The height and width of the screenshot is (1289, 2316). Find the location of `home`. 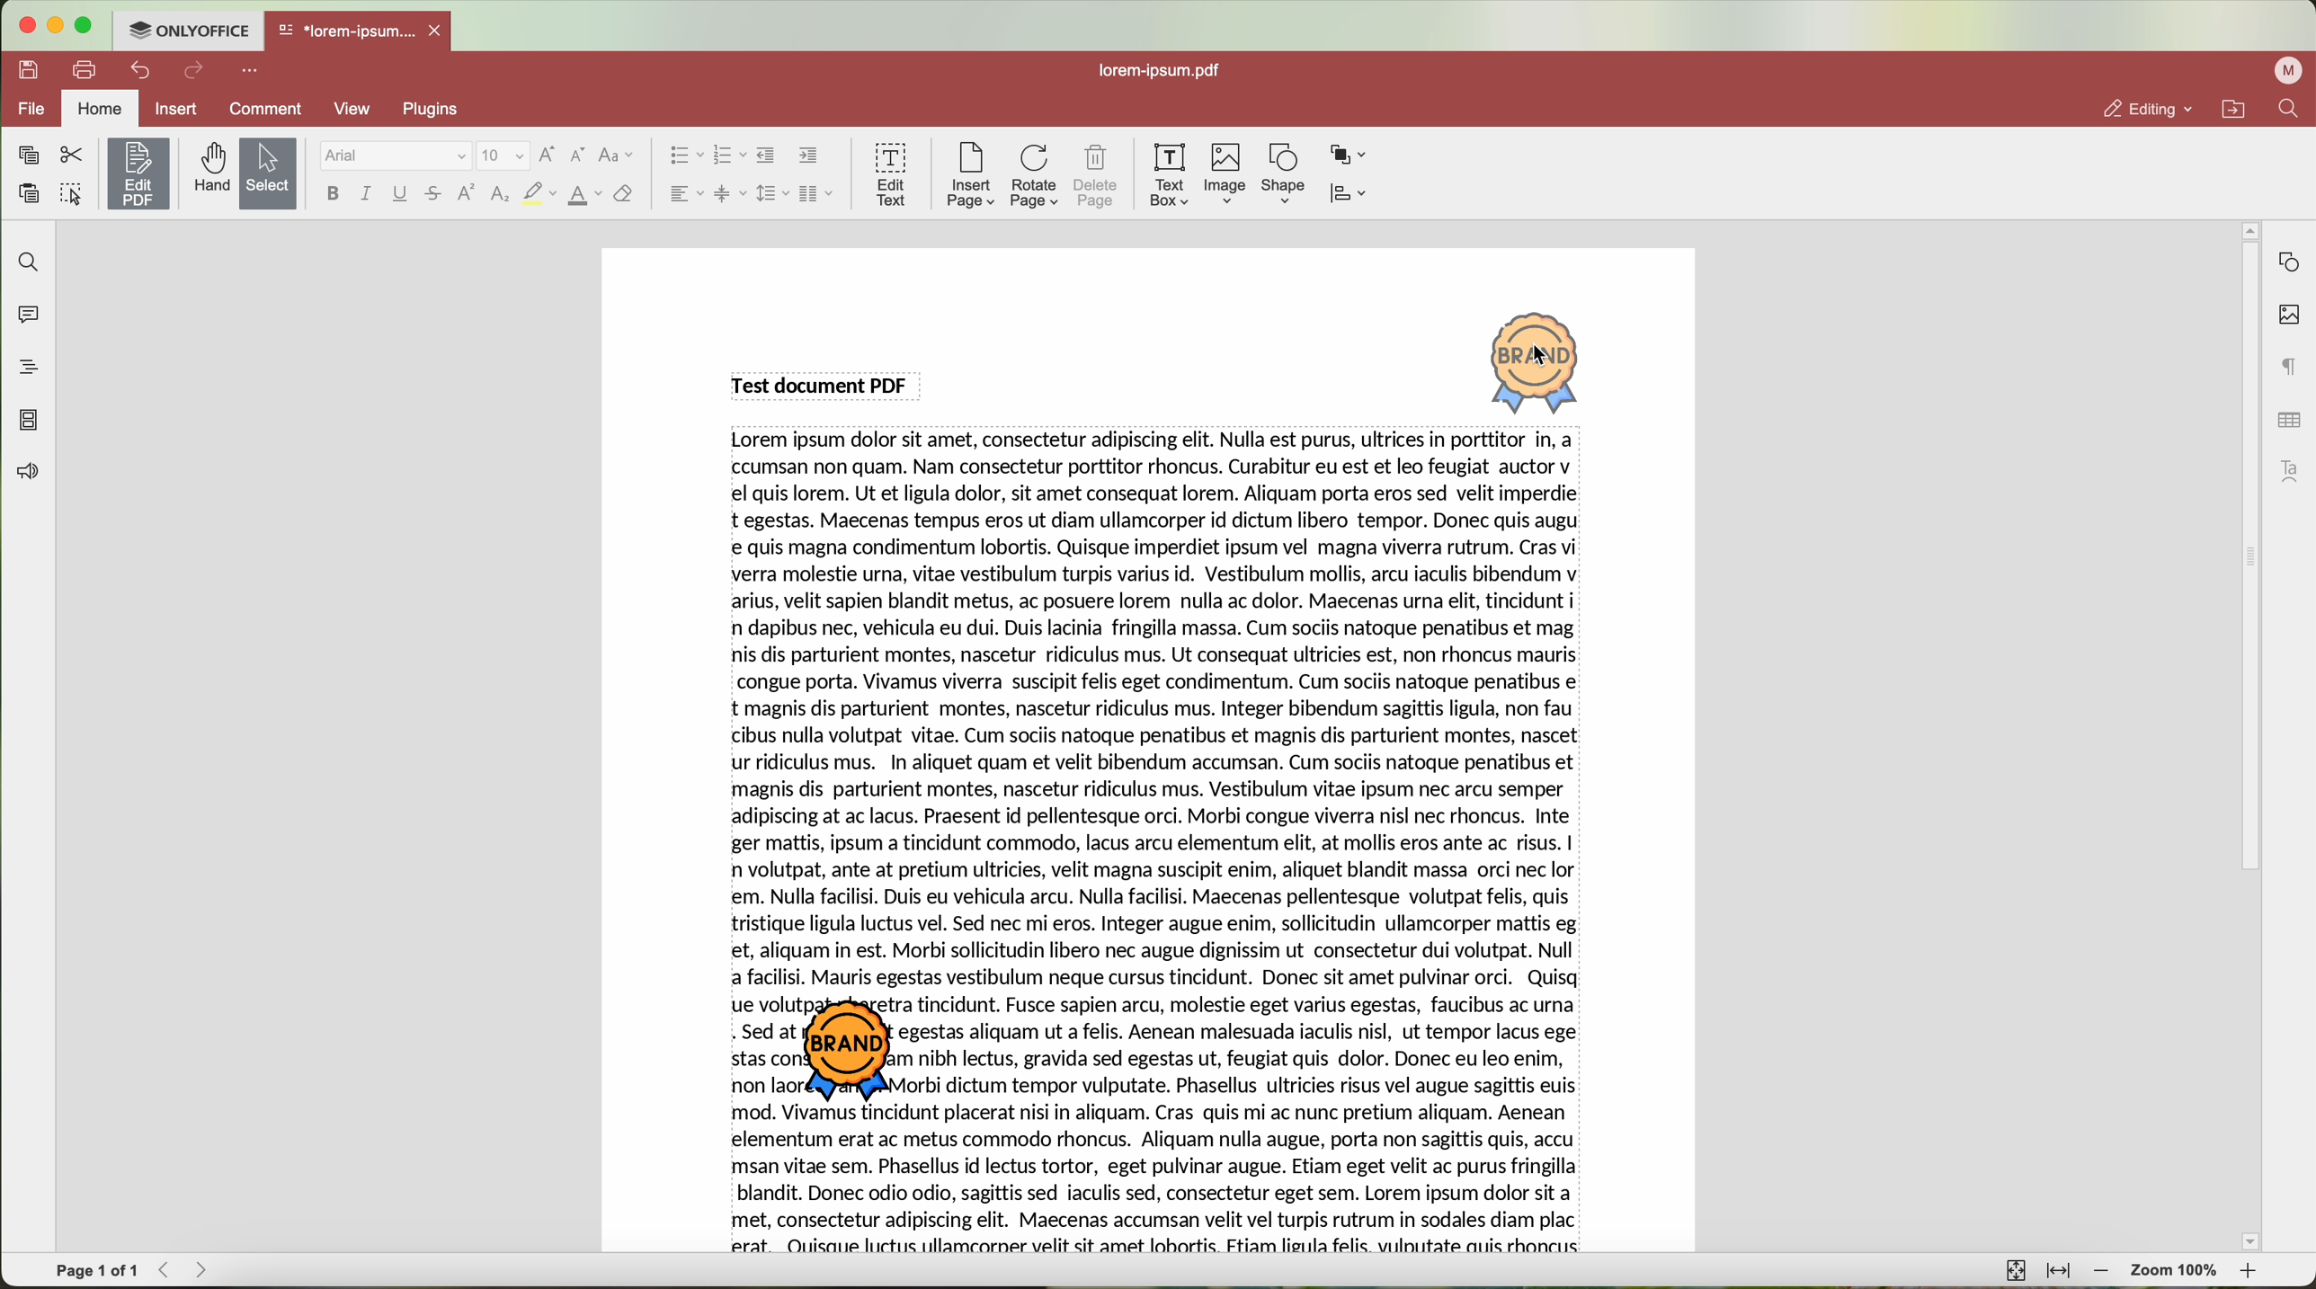

home is located at coordinates (100, 111).